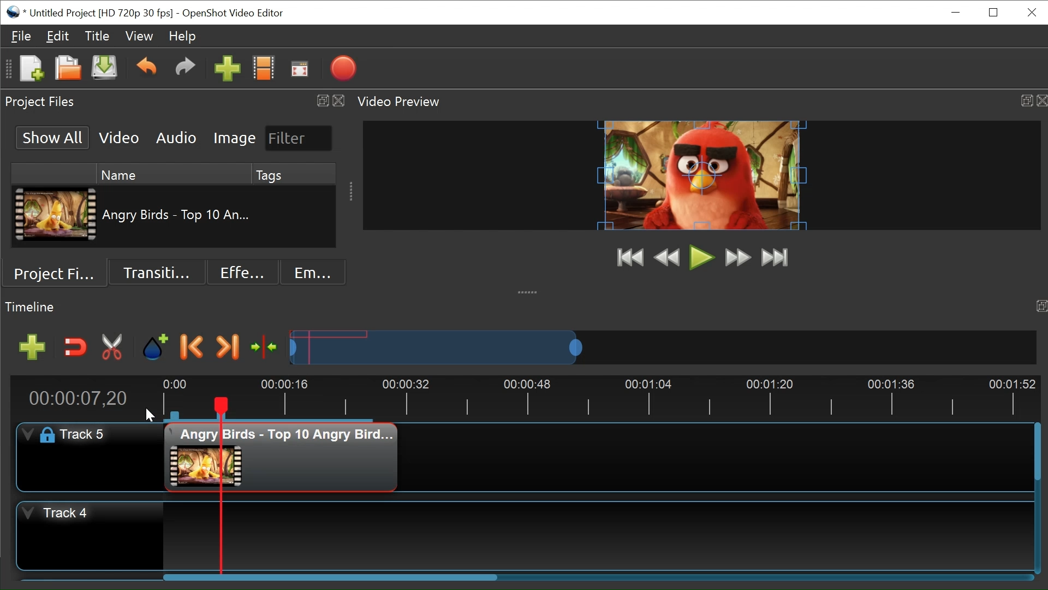  What do you see at coordinates (22, 36) in the screenshot?
I see `File` at bounding box center [22, 36].